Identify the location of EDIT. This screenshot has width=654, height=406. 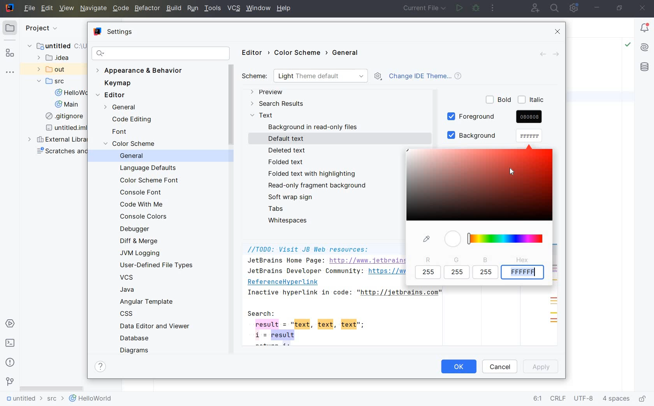
(48, 9).